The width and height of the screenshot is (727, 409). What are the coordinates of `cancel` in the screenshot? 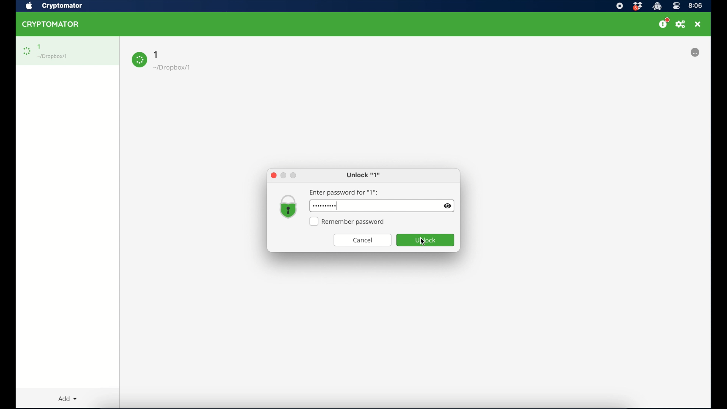 It's located at (362, 240).